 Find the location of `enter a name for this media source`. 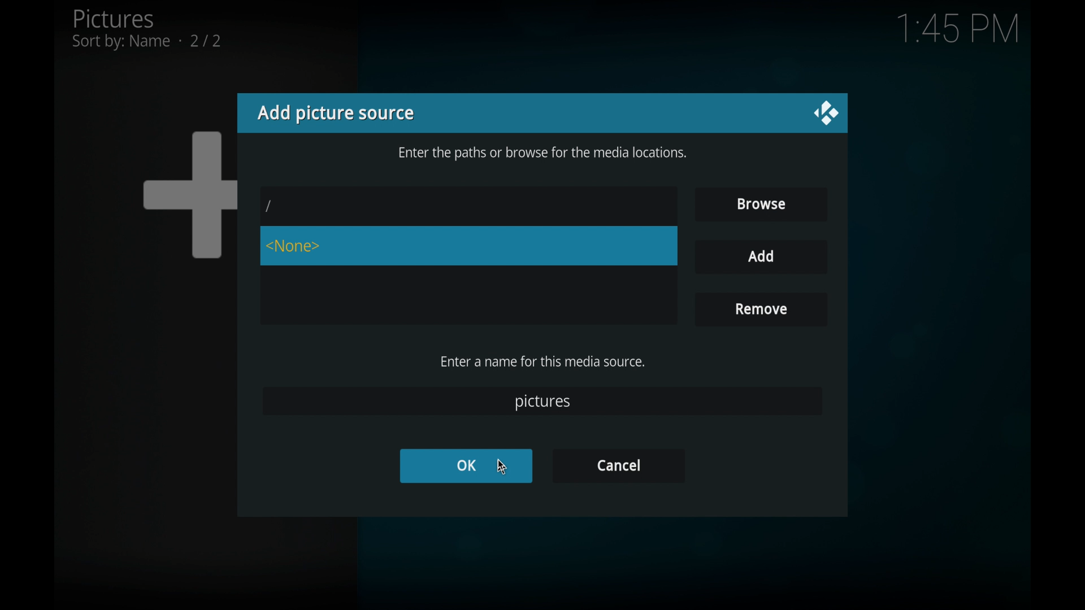

enter a name for this media source is located at coordinates (542, 361).